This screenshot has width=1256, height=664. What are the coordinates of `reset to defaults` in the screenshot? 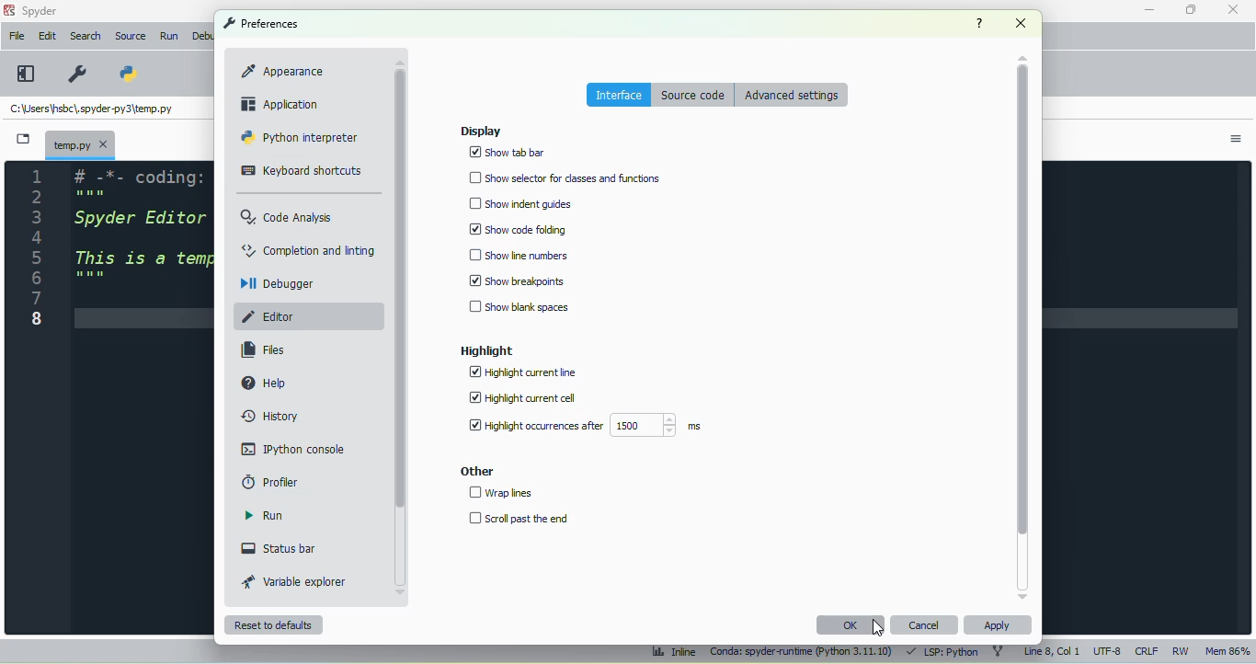 It's located at (275, 625).